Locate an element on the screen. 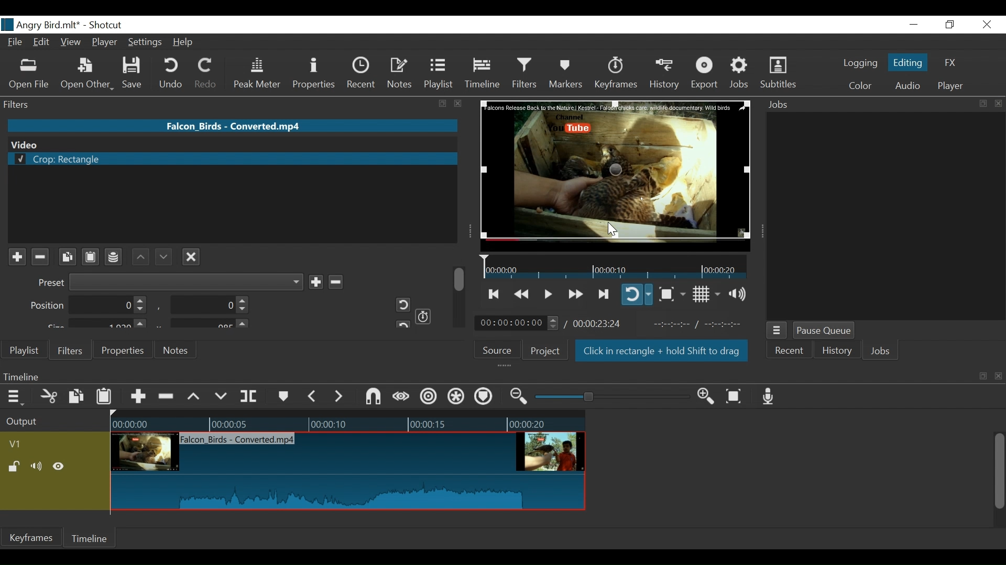  Video is located at coordinates (231, 144).